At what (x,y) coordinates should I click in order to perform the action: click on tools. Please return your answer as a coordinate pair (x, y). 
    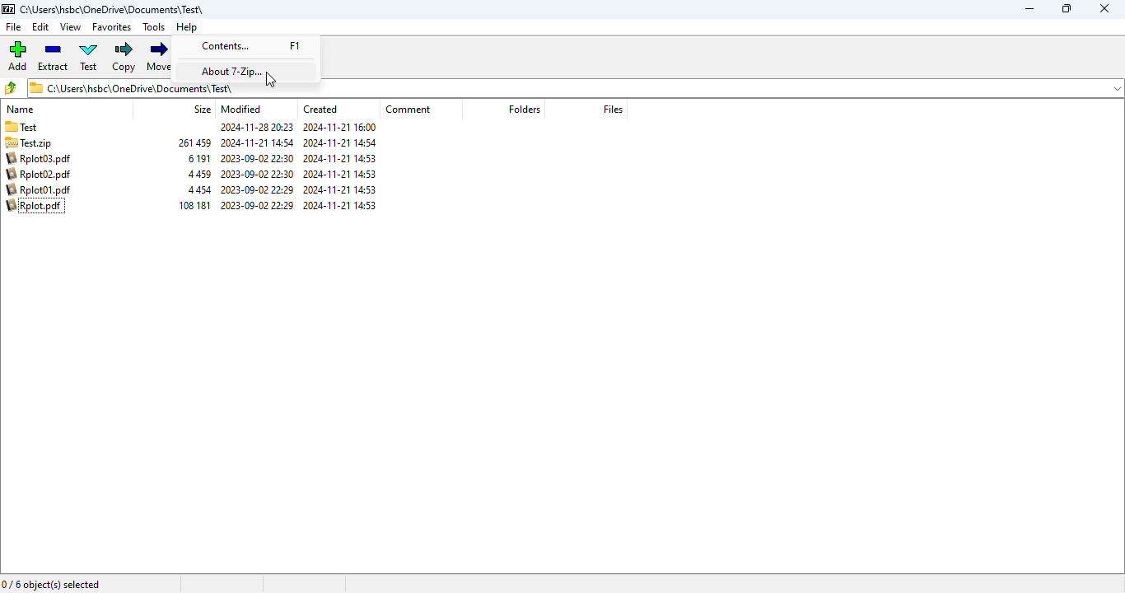
    Looking at the image, I should click on (154, 27).